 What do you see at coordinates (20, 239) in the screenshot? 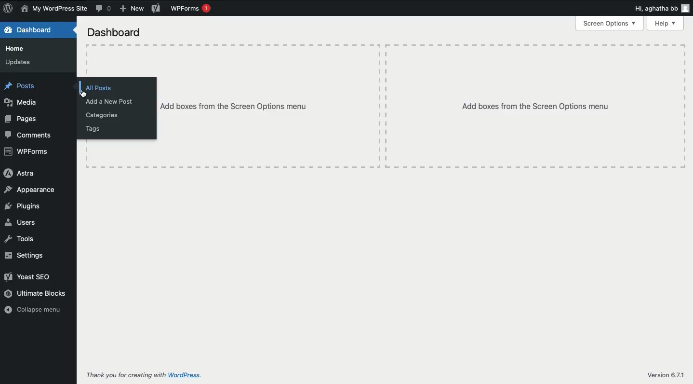
I see `Tools` at bounding box center [20, 239].